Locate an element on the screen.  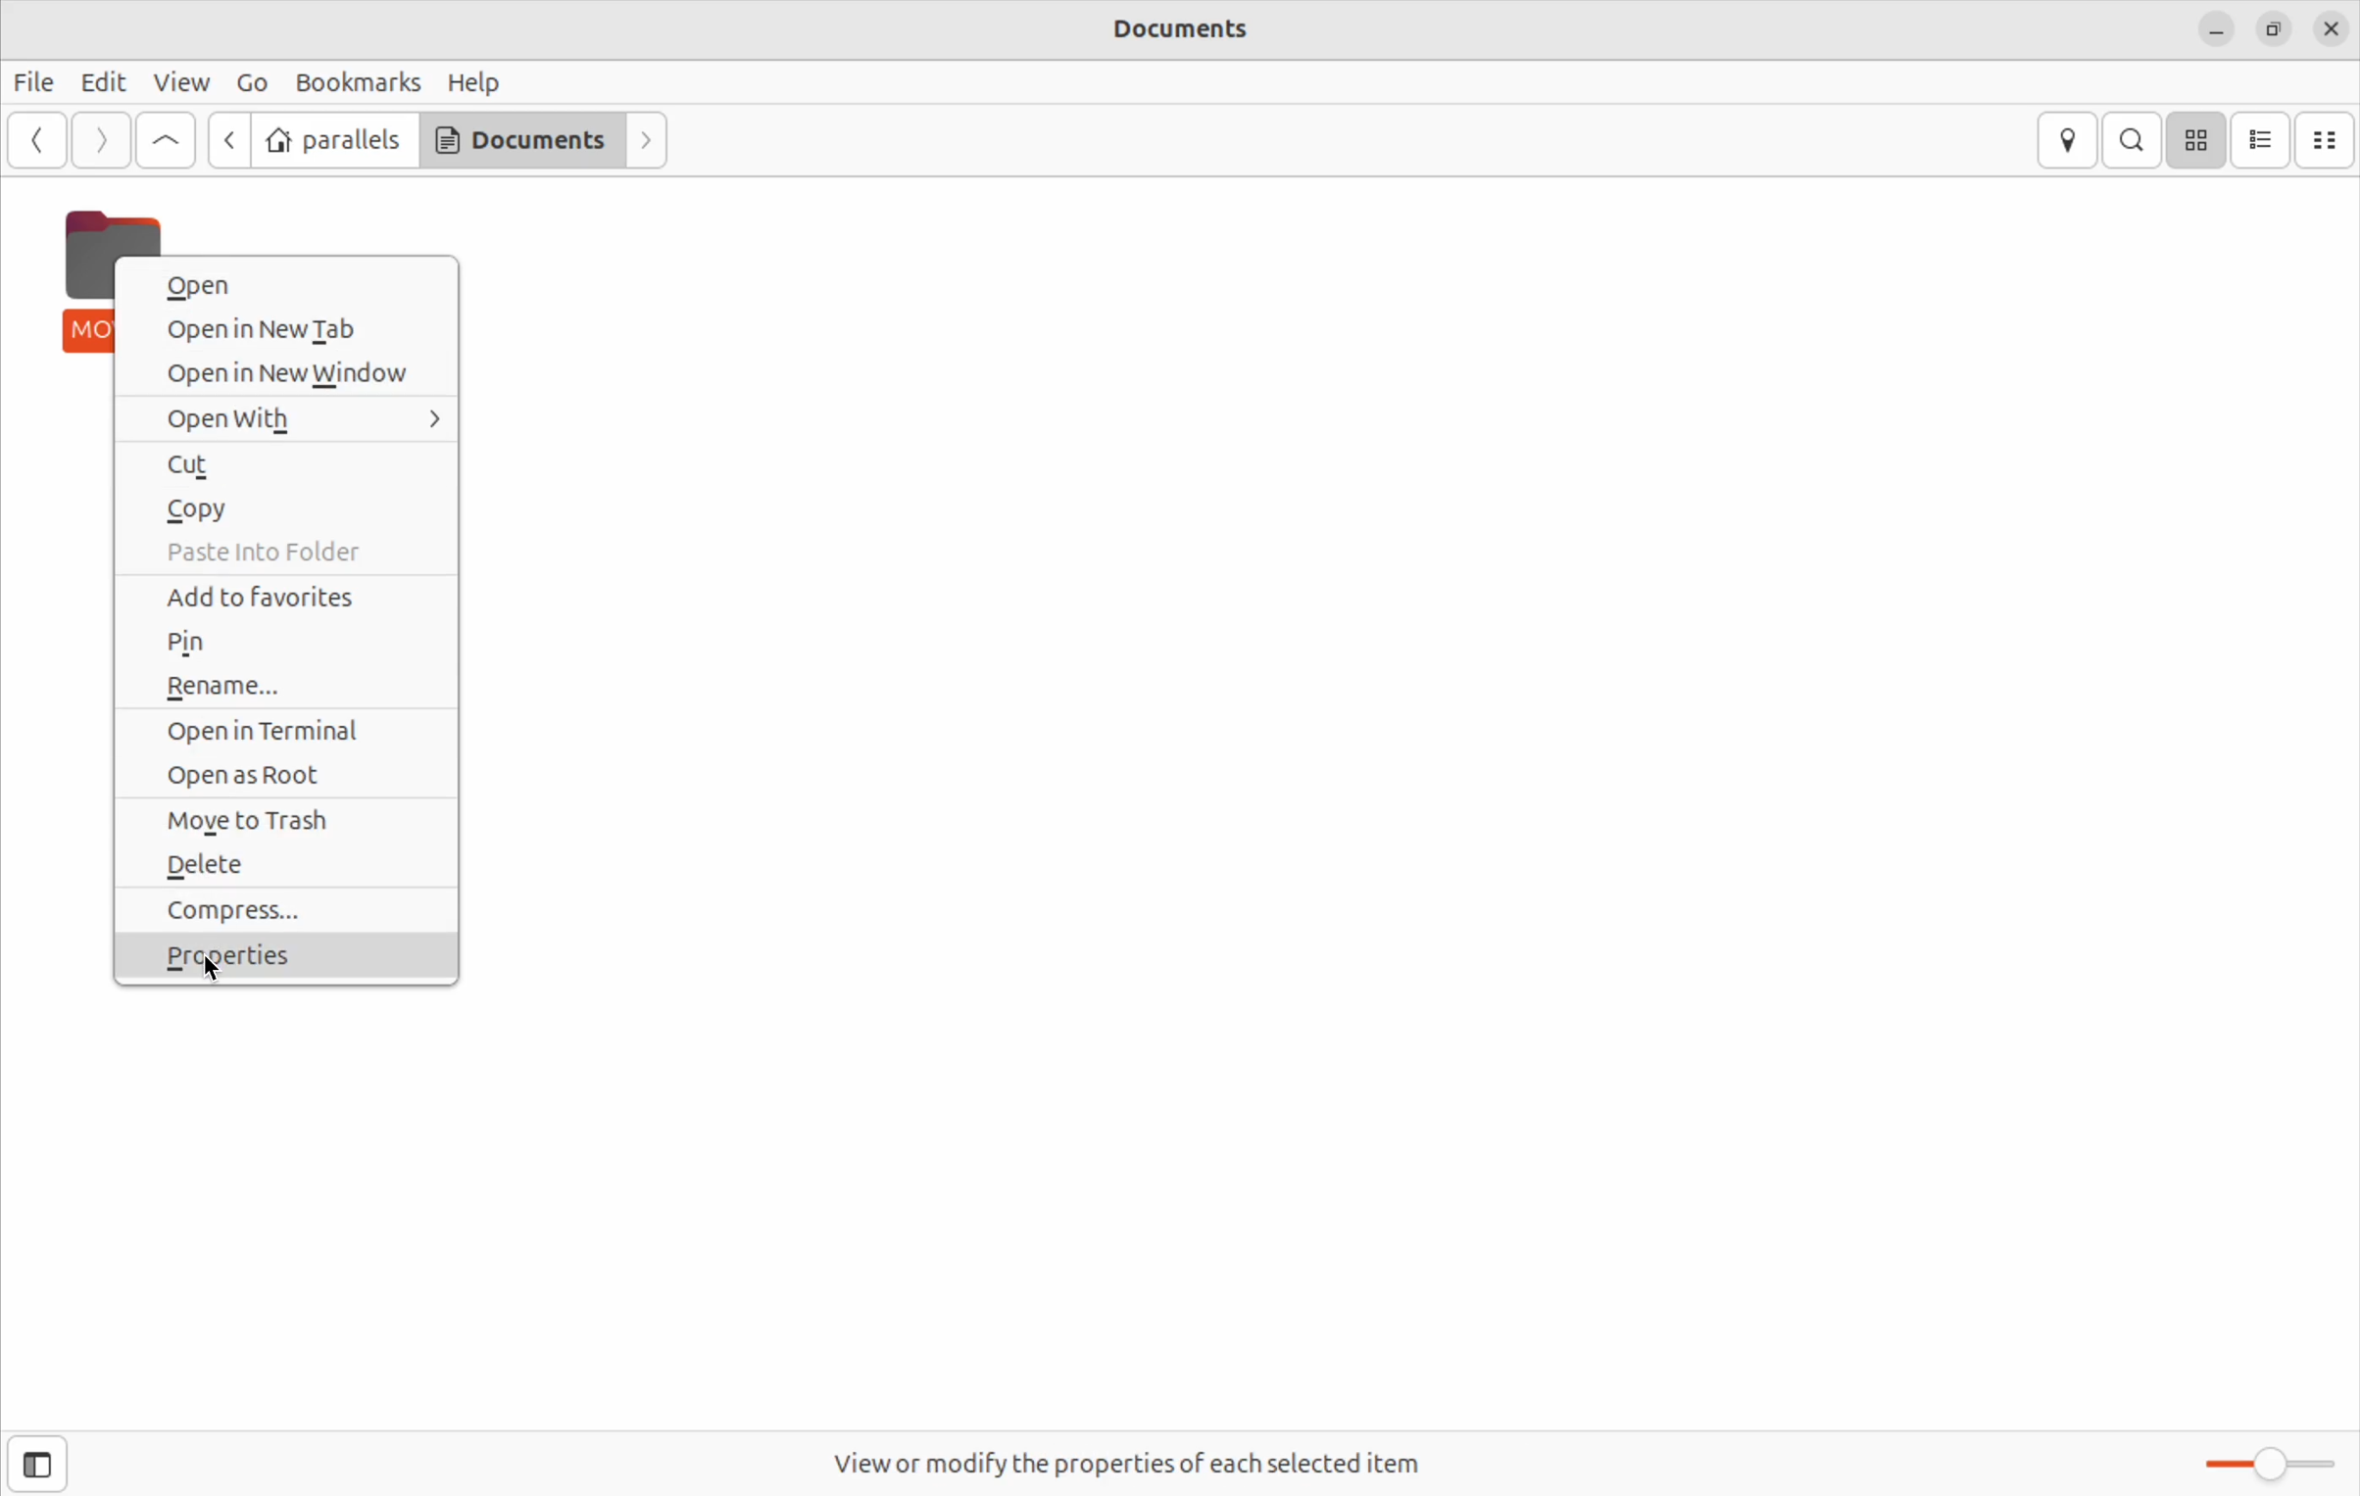
open in new window is located at coordinates (288, 376).